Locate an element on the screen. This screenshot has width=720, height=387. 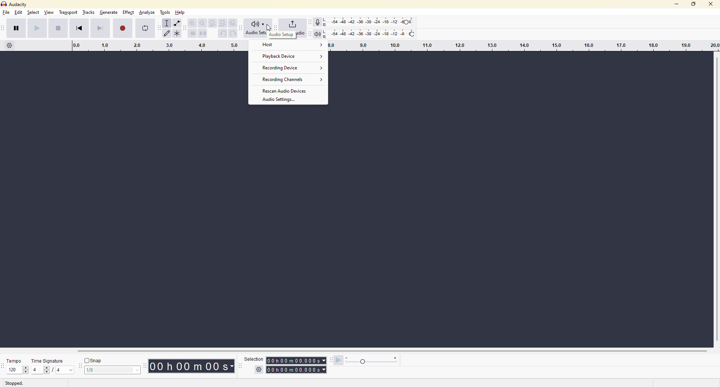
Cursor is located at coordinates (271, 28).